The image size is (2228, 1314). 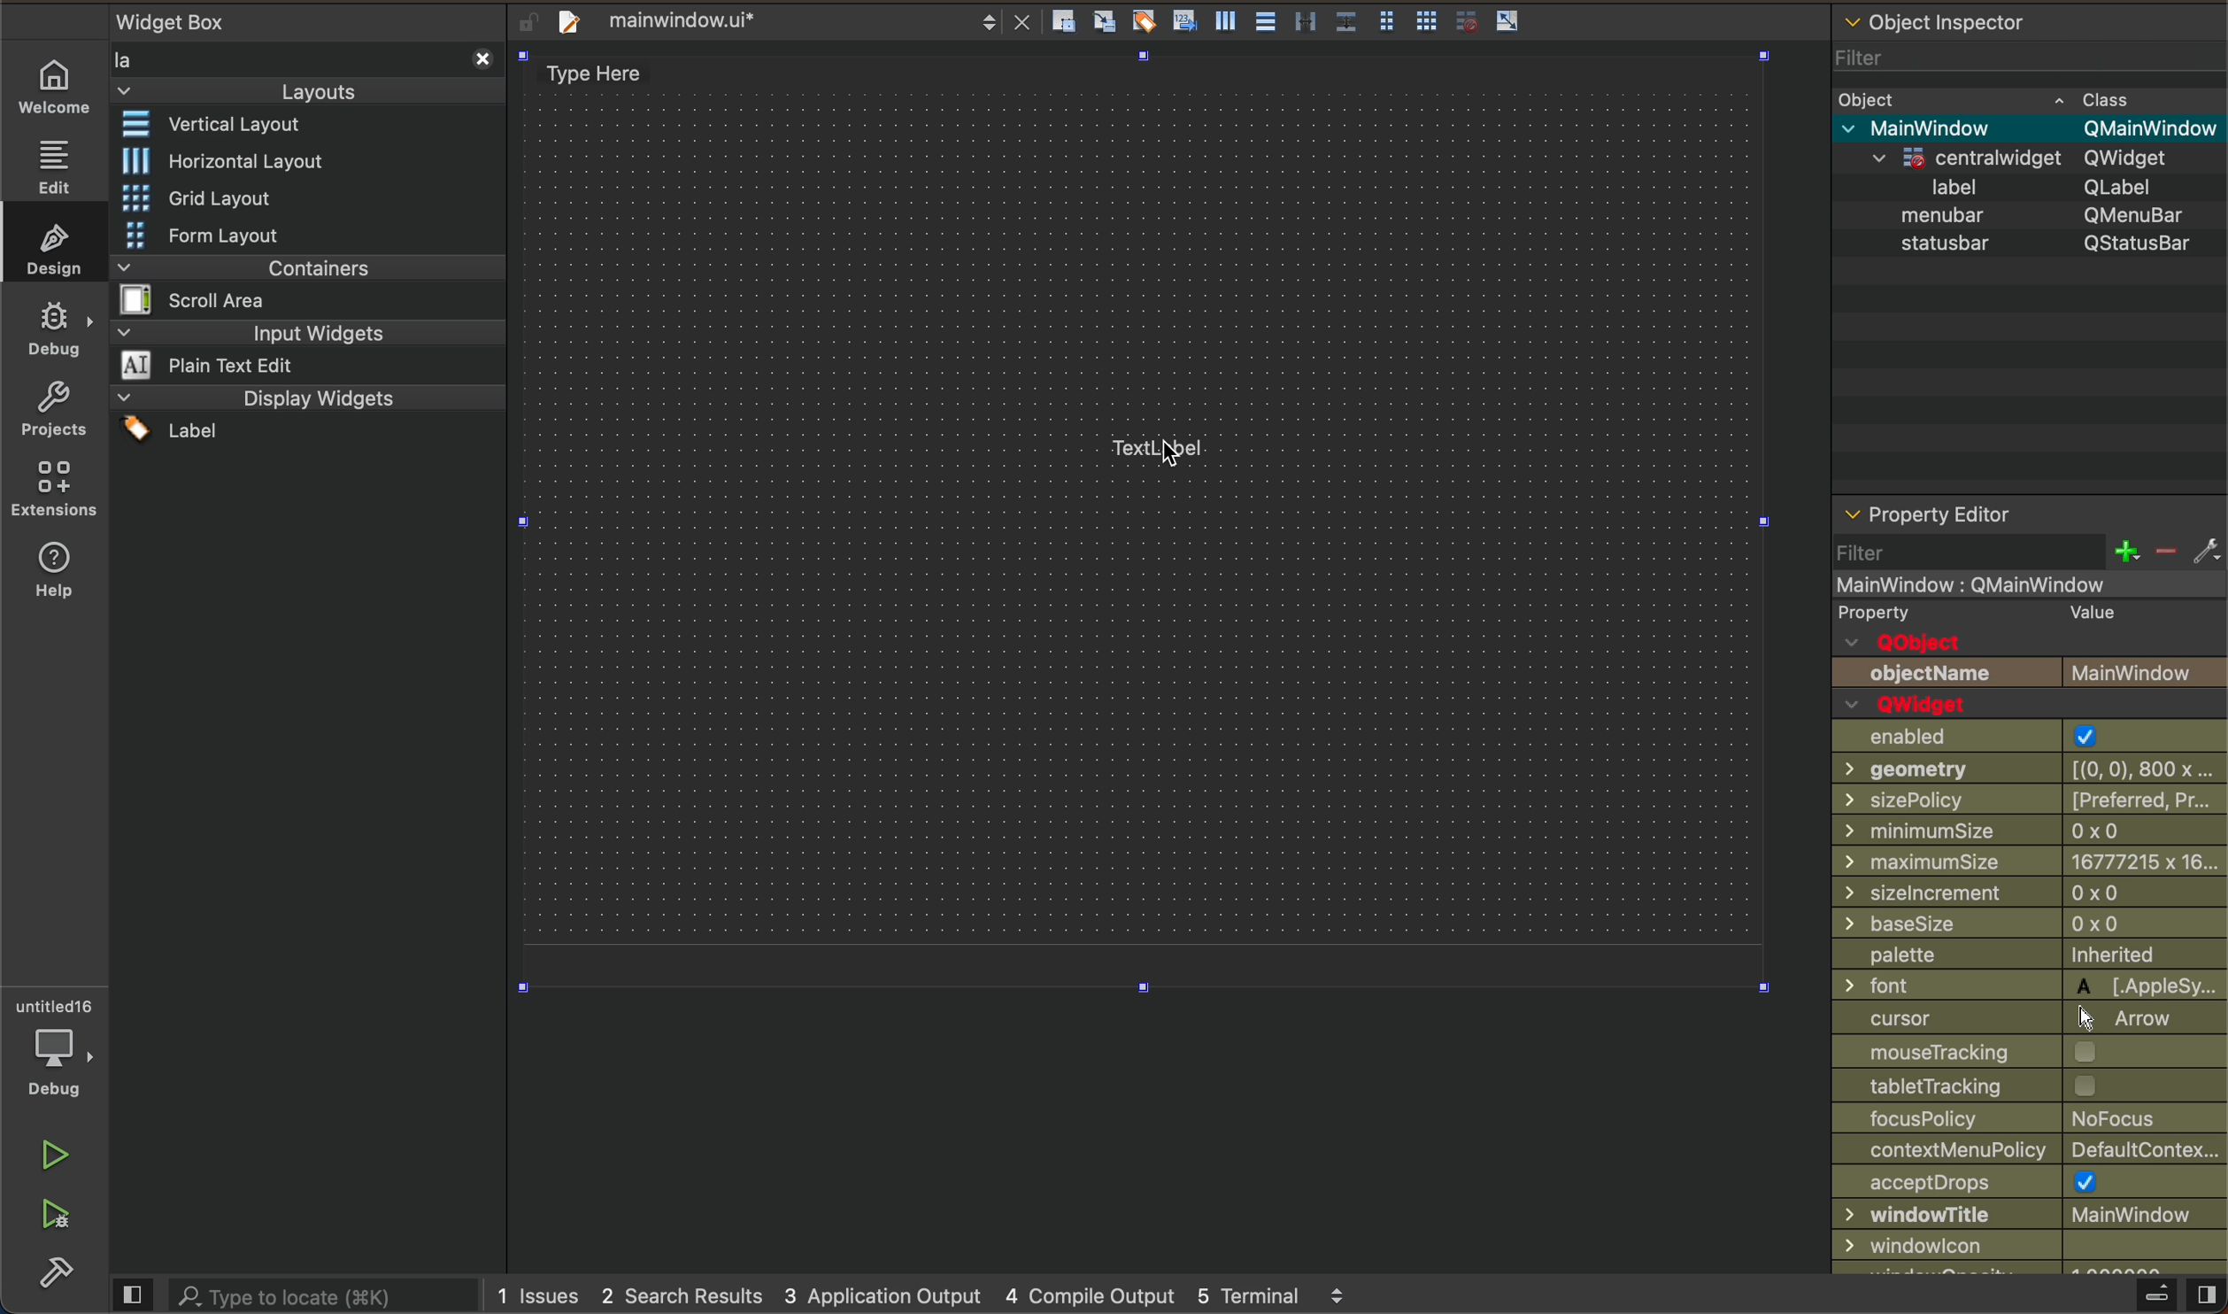 What do you see at coordinates (1930, 1248) in the screenshot?
I see `windowicon` at bounding box center [1930, 1248].